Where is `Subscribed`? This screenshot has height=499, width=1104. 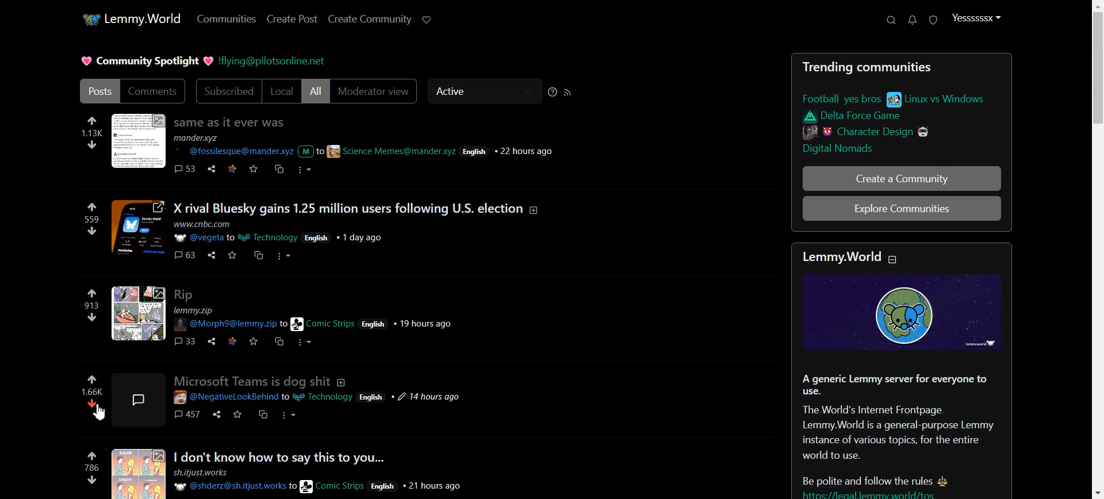
Subscribed is located at coordinates (227, 91).